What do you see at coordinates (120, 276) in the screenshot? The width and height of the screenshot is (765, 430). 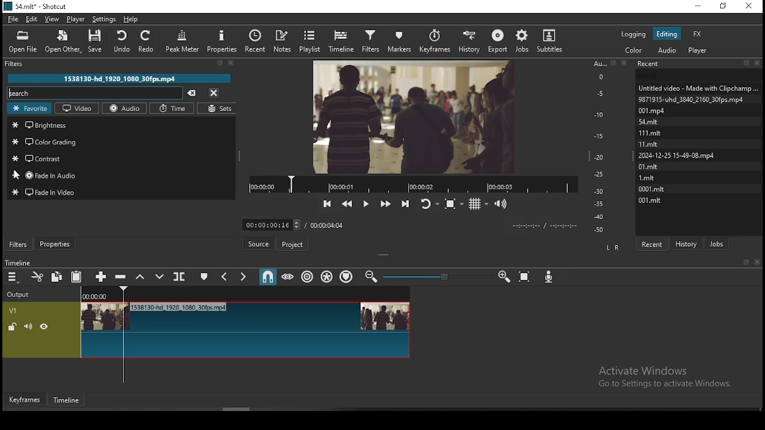 I see `ripple delete` at bounding box center [120, 276].